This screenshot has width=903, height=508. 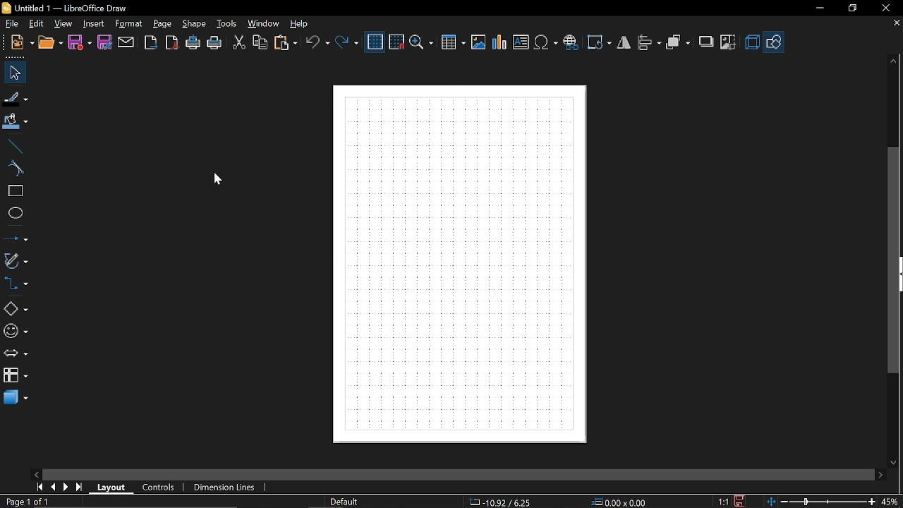 I want to click on Arrange, so click(x=678, y=43).